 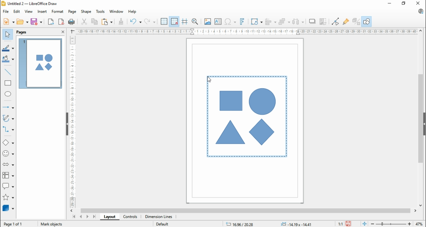 What do you see at coordinates (73, 217) in the screenshot?
I see `first page` at bounding box center [73, 217].